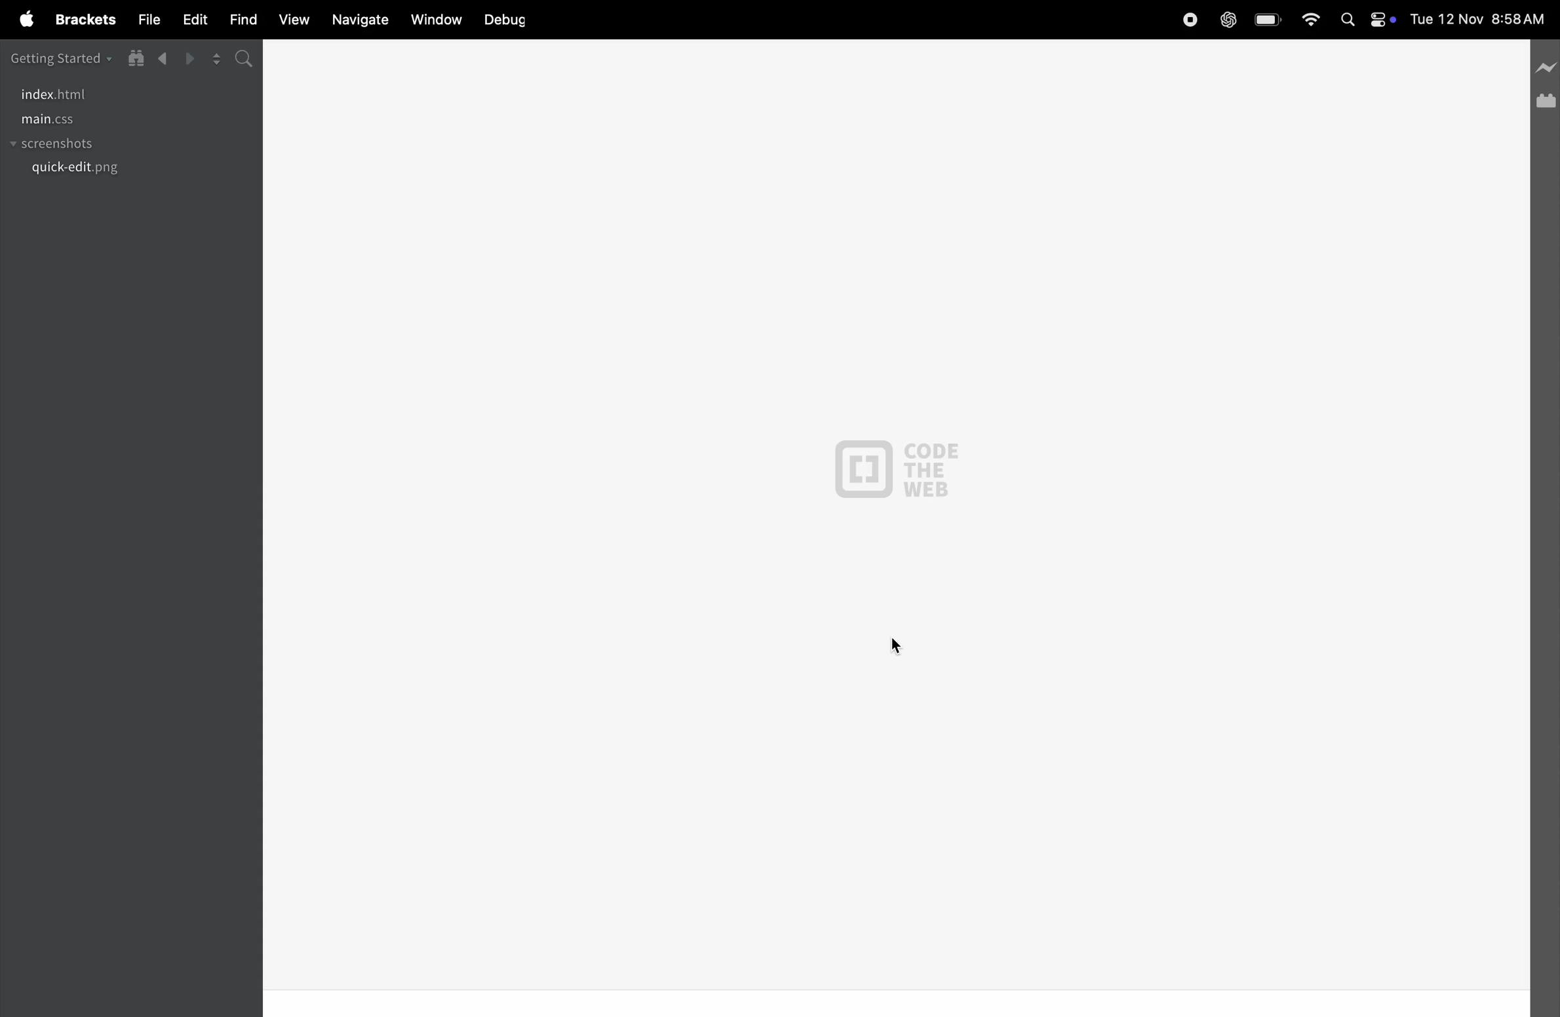 The image size is (1560, 1017). What do you see at coordinates (359, 20) in the screenshot?
I see `navigate` at bounding box center [359, 20].